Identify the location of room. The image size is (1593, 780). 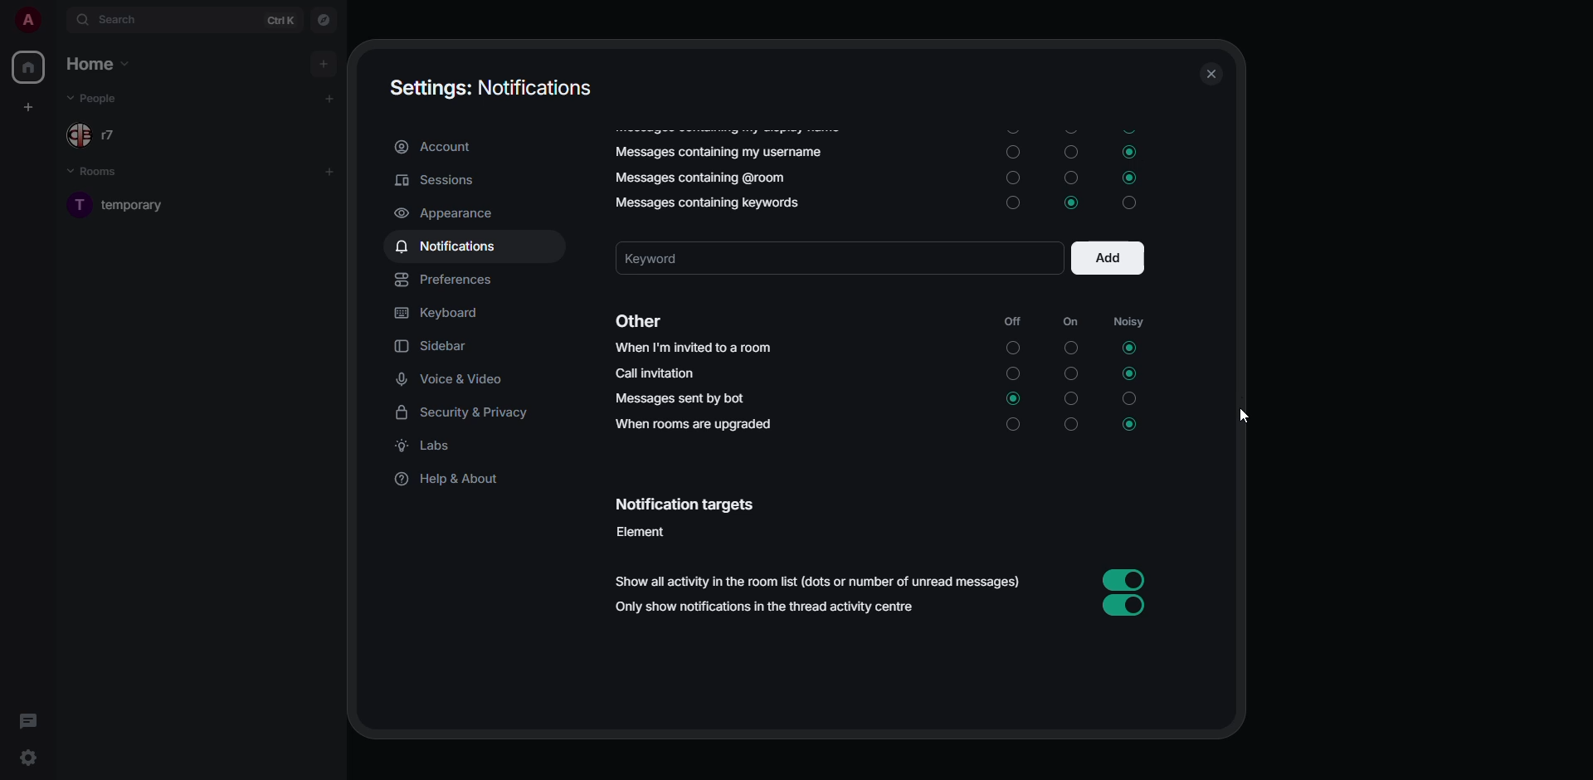
(139, 203).